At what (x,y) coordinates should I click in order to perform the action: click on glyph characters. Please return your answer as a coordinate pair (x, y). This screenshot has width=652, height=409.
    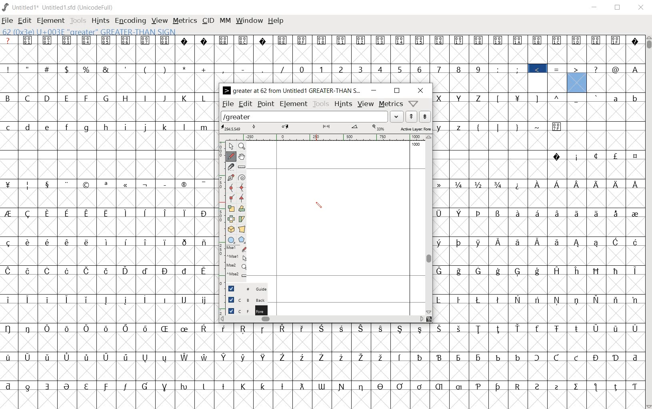
    Looking at the image, I should click on (539, 209).